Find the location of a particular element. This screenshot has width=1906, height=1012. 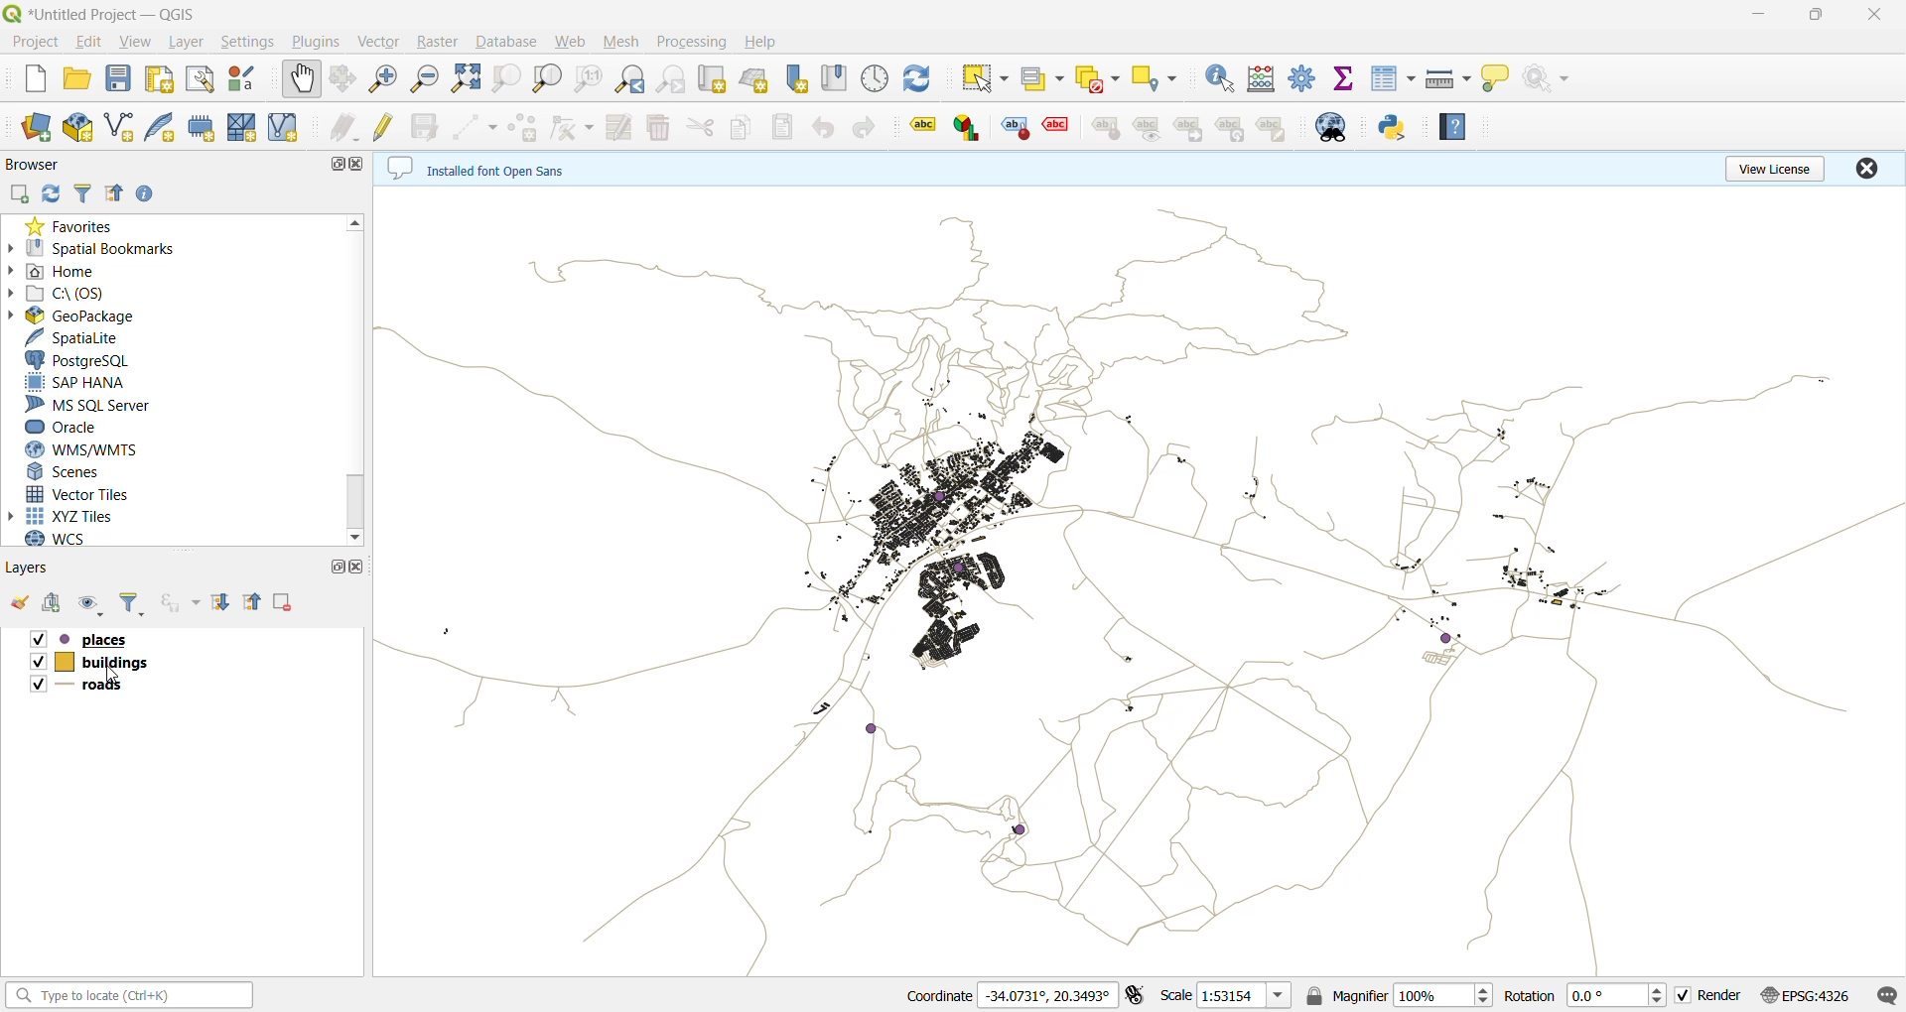

add is located at coordinates (57, 605).